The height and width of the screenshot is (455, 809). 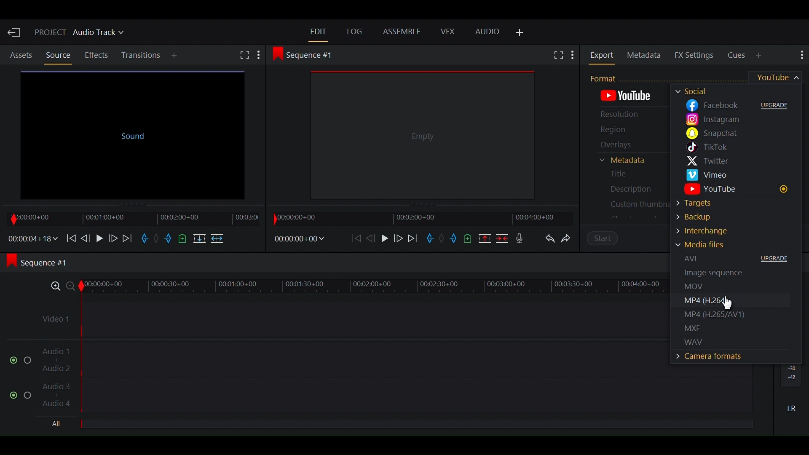 What do you see at coordinates (734, 343) in the screenshot?
I see `WAV` at bounding box center [734, 343].